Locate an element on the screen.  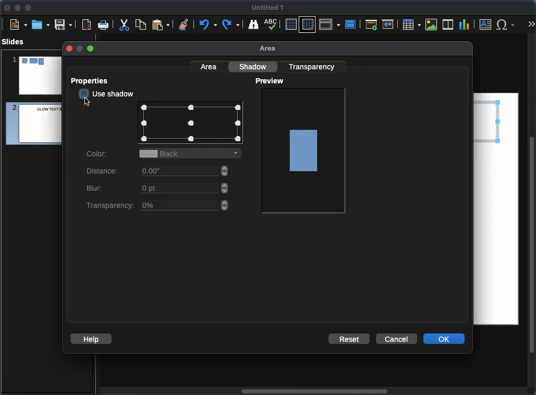
Black is located at coordinates (192, 154).